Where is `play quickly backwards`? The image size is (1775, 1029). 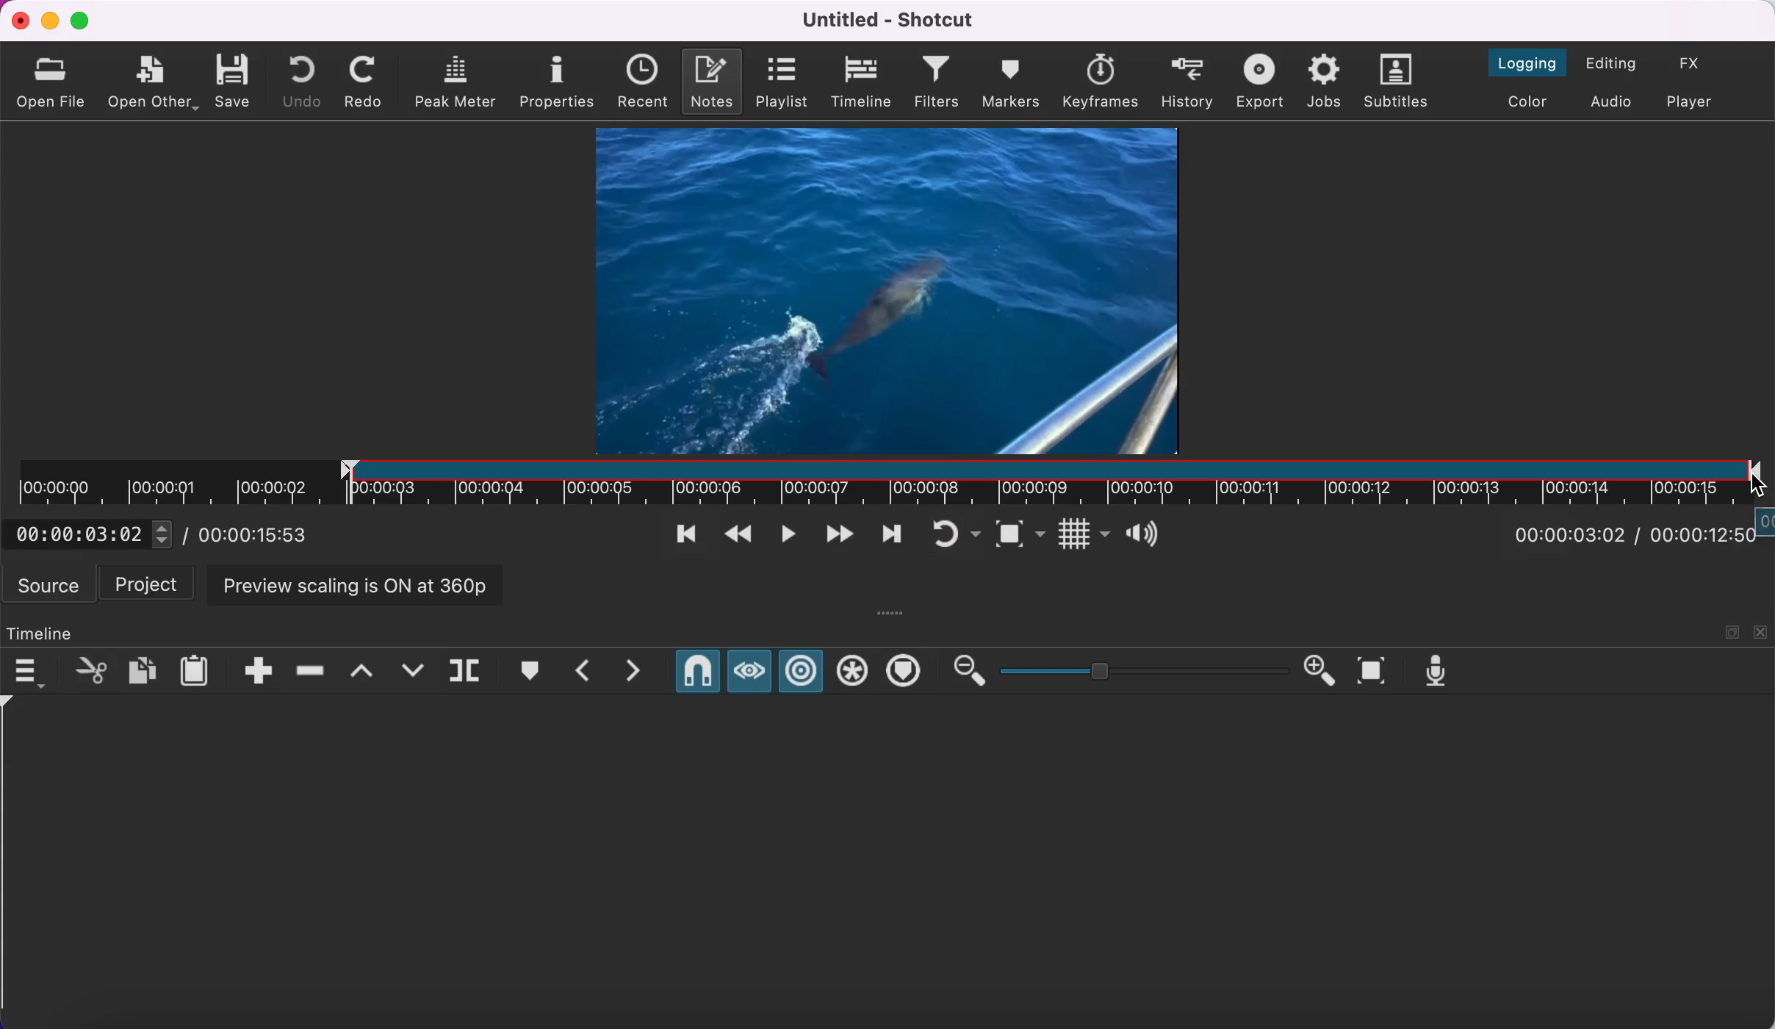
play quickly backwards is located at coordinates (737, 537).